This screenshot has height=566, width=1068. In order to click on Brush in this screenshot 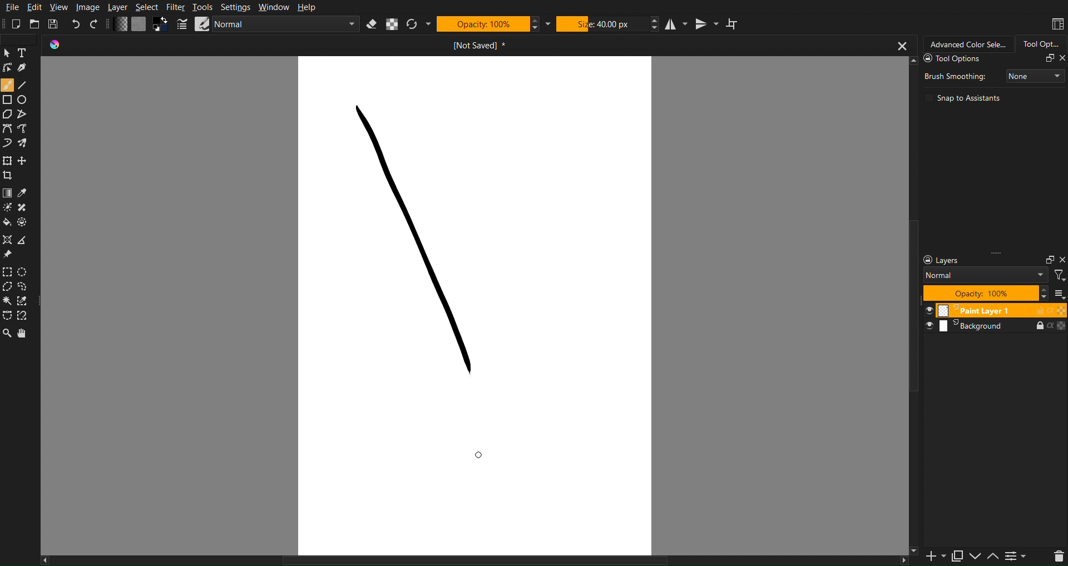, I will do `click(26, 144)`.